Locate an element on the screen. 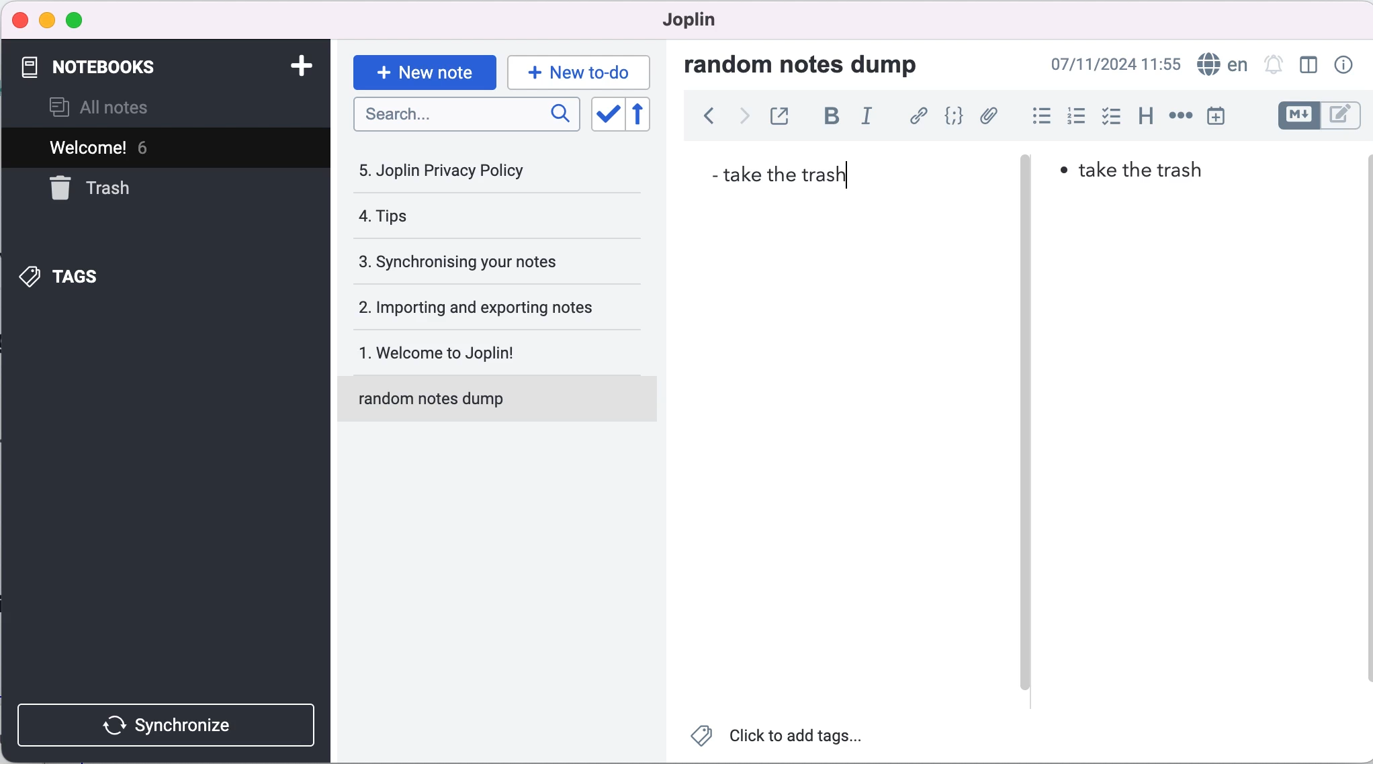 This screenshot has width=1373, height=764. close is located at coordinates (19, 19).